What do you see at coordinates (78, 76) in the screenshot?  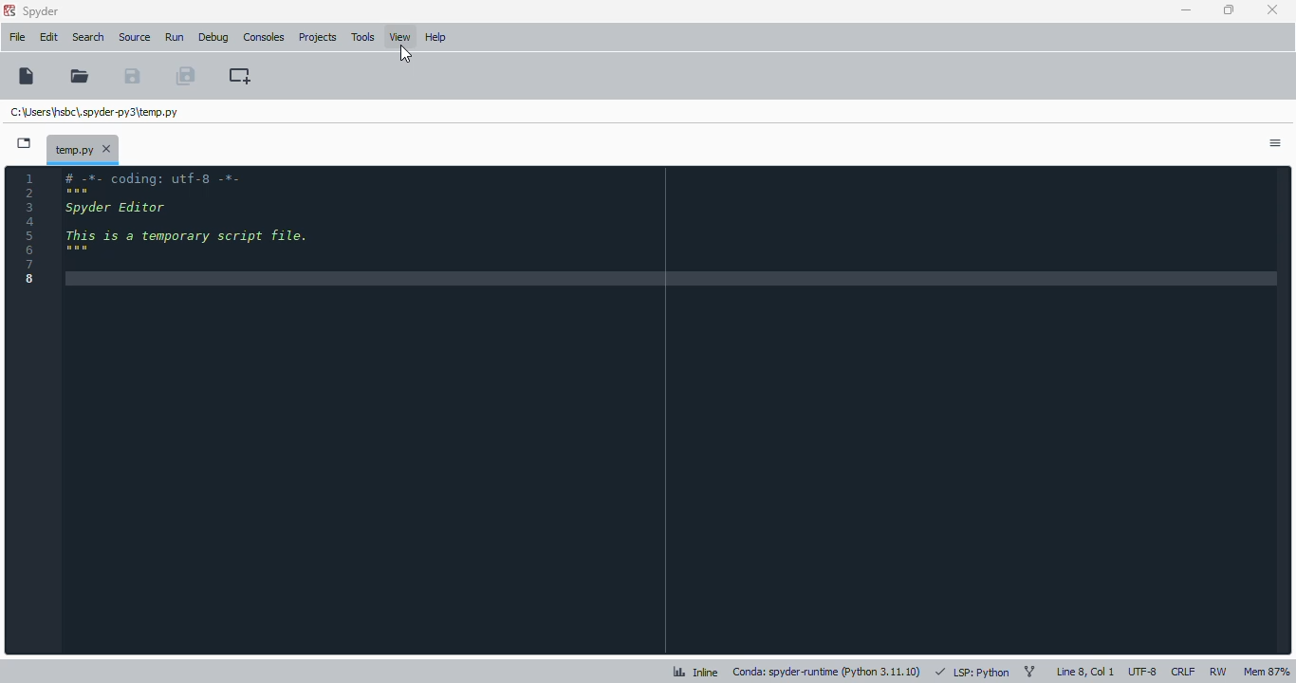 I see `open file` at bounding box center [78, 76].